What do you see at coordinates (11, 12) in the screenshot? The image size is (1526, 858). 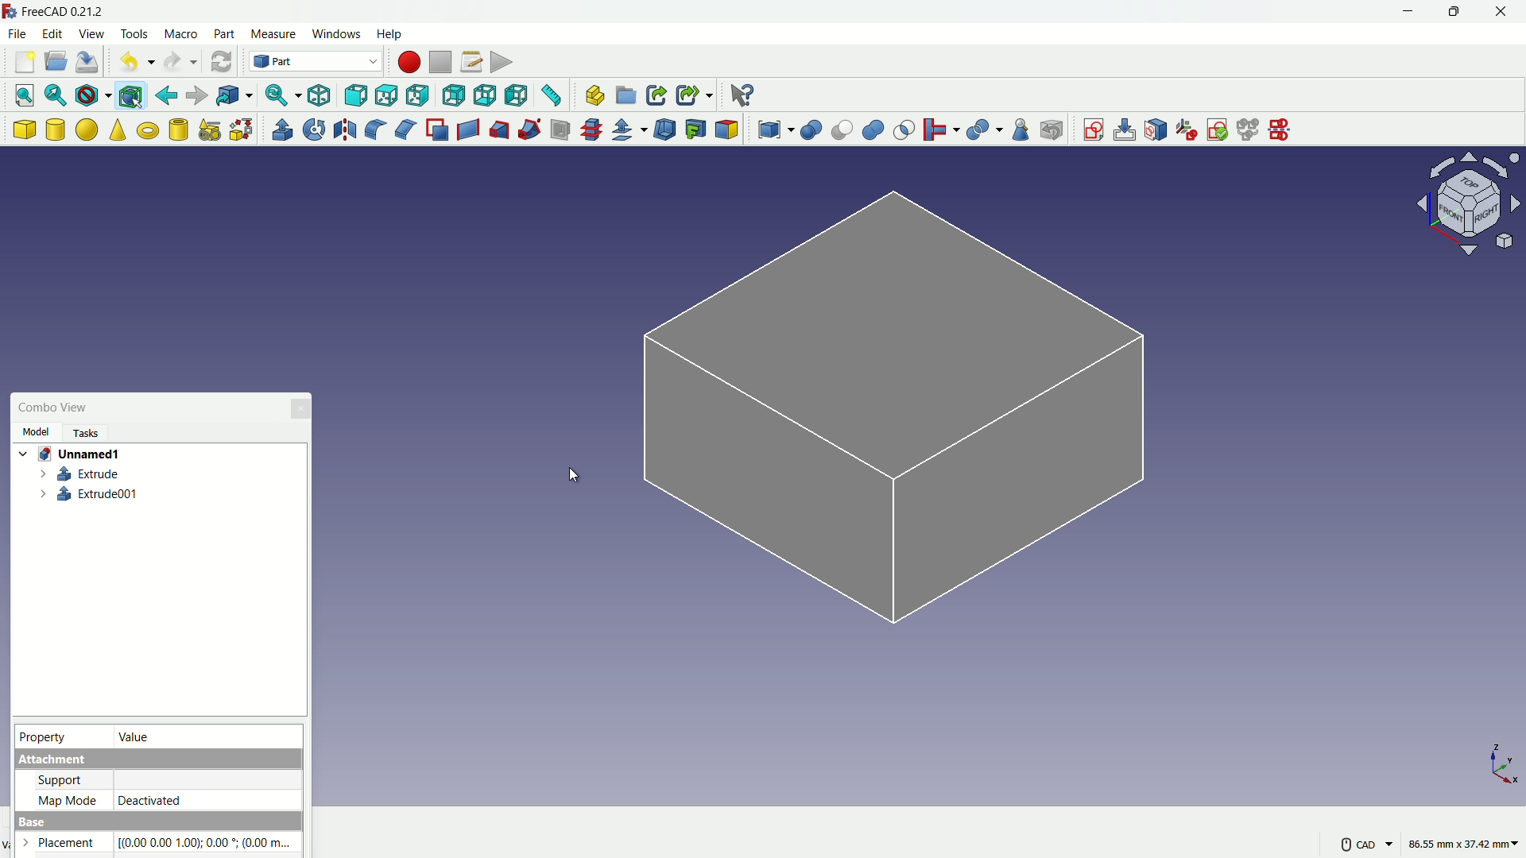 I see `logo` at bounding box center [11, 12].